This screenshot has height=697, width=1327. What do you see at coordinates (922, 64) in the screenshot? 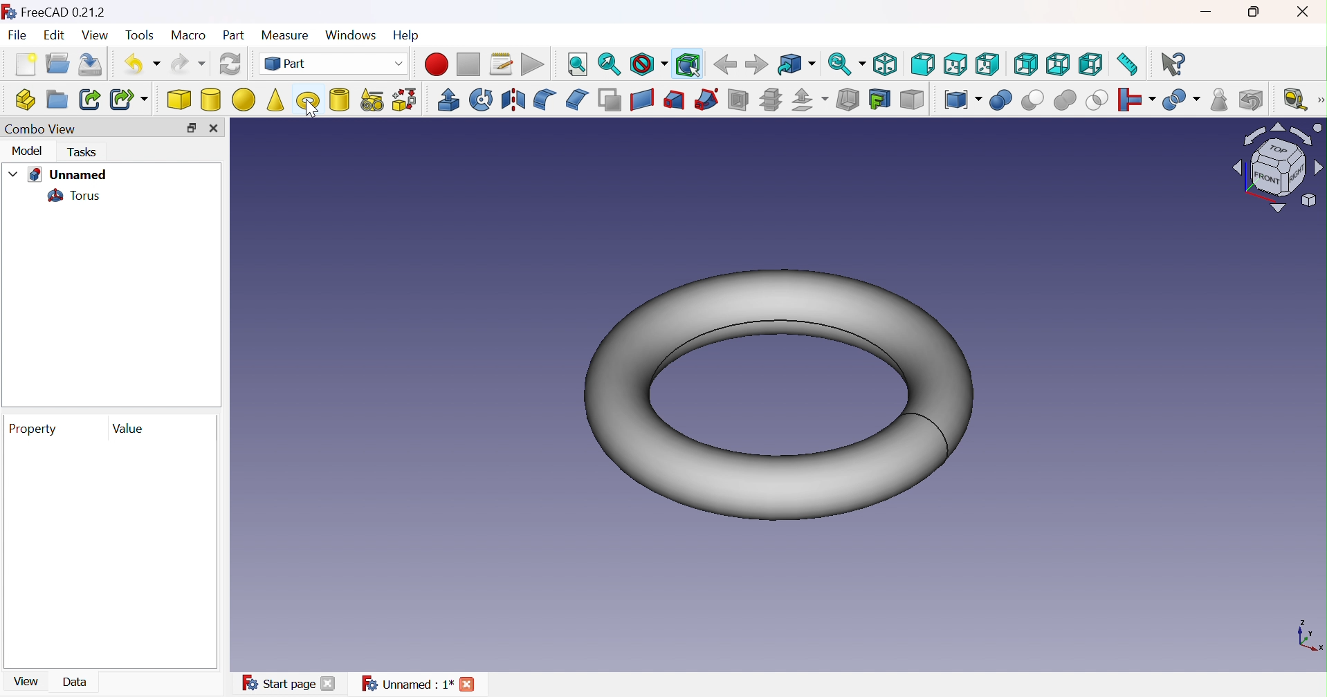
I see `Front` at bounding box center [922, 64].